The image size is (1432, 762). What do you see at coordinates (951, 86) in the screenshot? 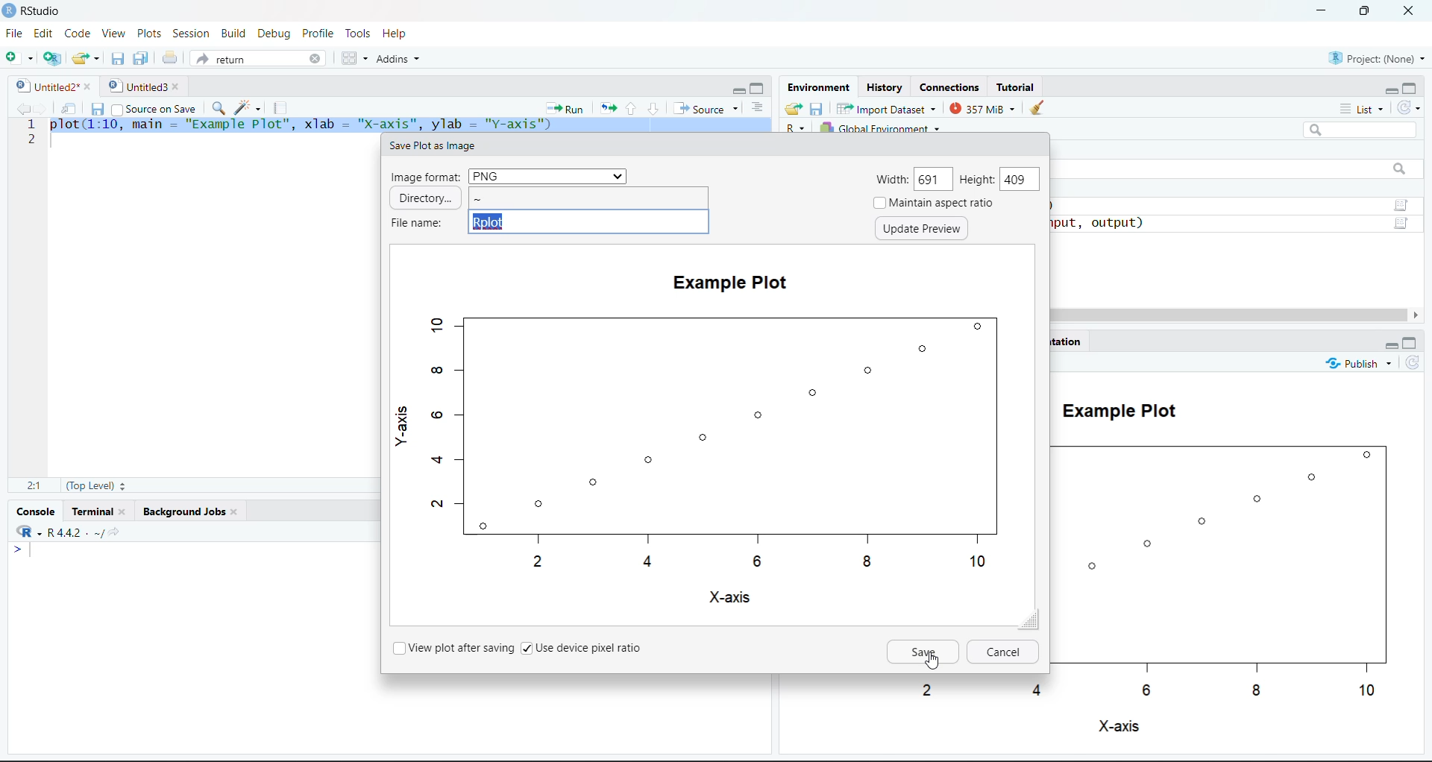
I see `Coordinates` at bounding box center [951, 86].